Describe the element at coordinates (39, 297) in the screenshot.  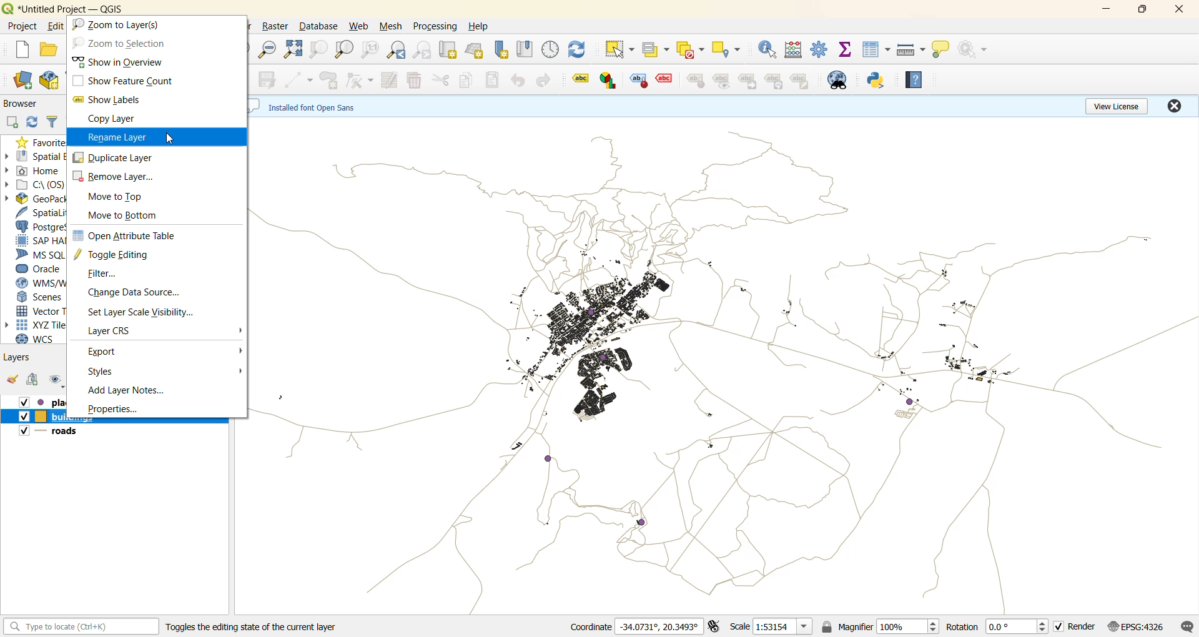
I see `scenes` at that location.